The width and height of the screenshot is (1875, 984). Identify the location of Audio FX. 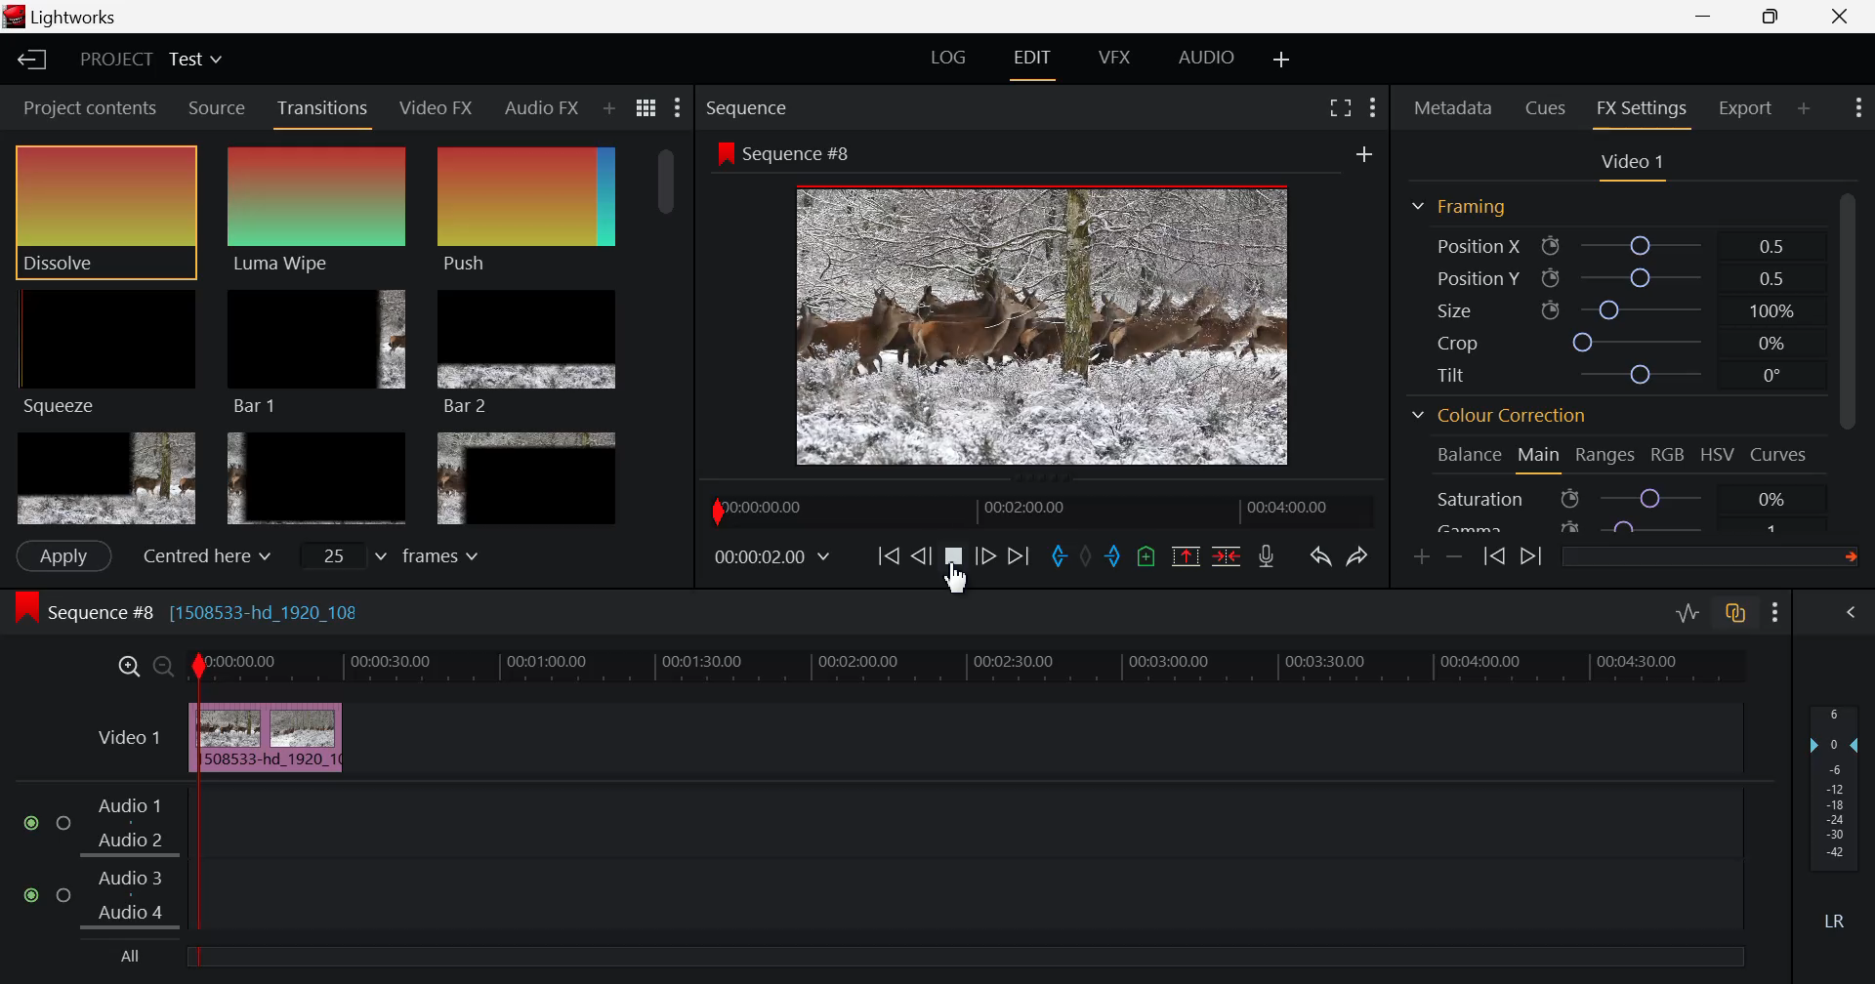
(539, 109).